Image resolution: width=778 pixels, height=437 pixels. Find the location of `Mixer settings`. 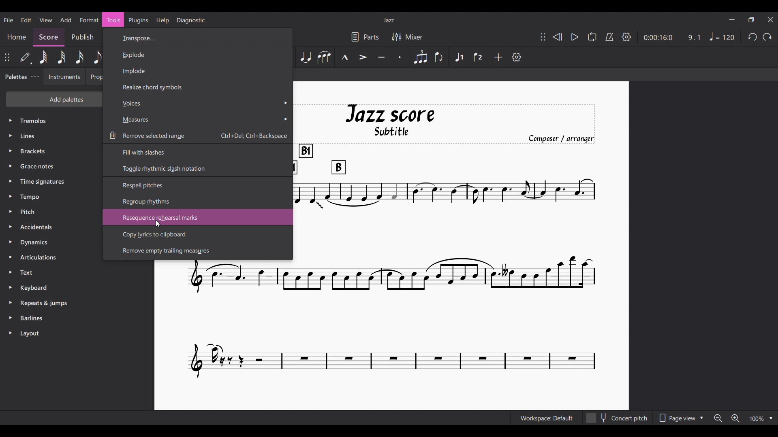

Mixer settings is located at coordinates (407, 37).